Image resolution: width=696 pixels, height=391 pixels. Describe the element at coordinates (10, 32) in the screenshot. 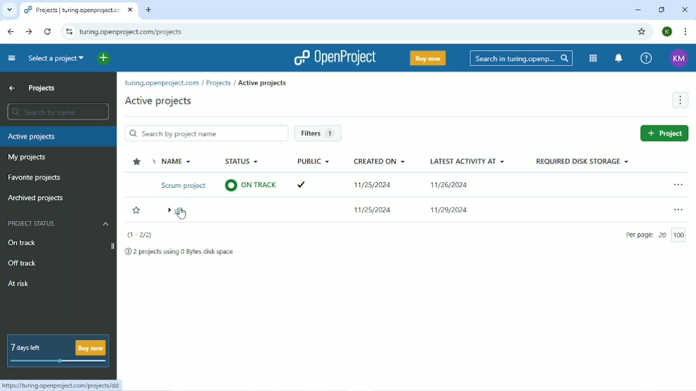

I see `Back` at that location.